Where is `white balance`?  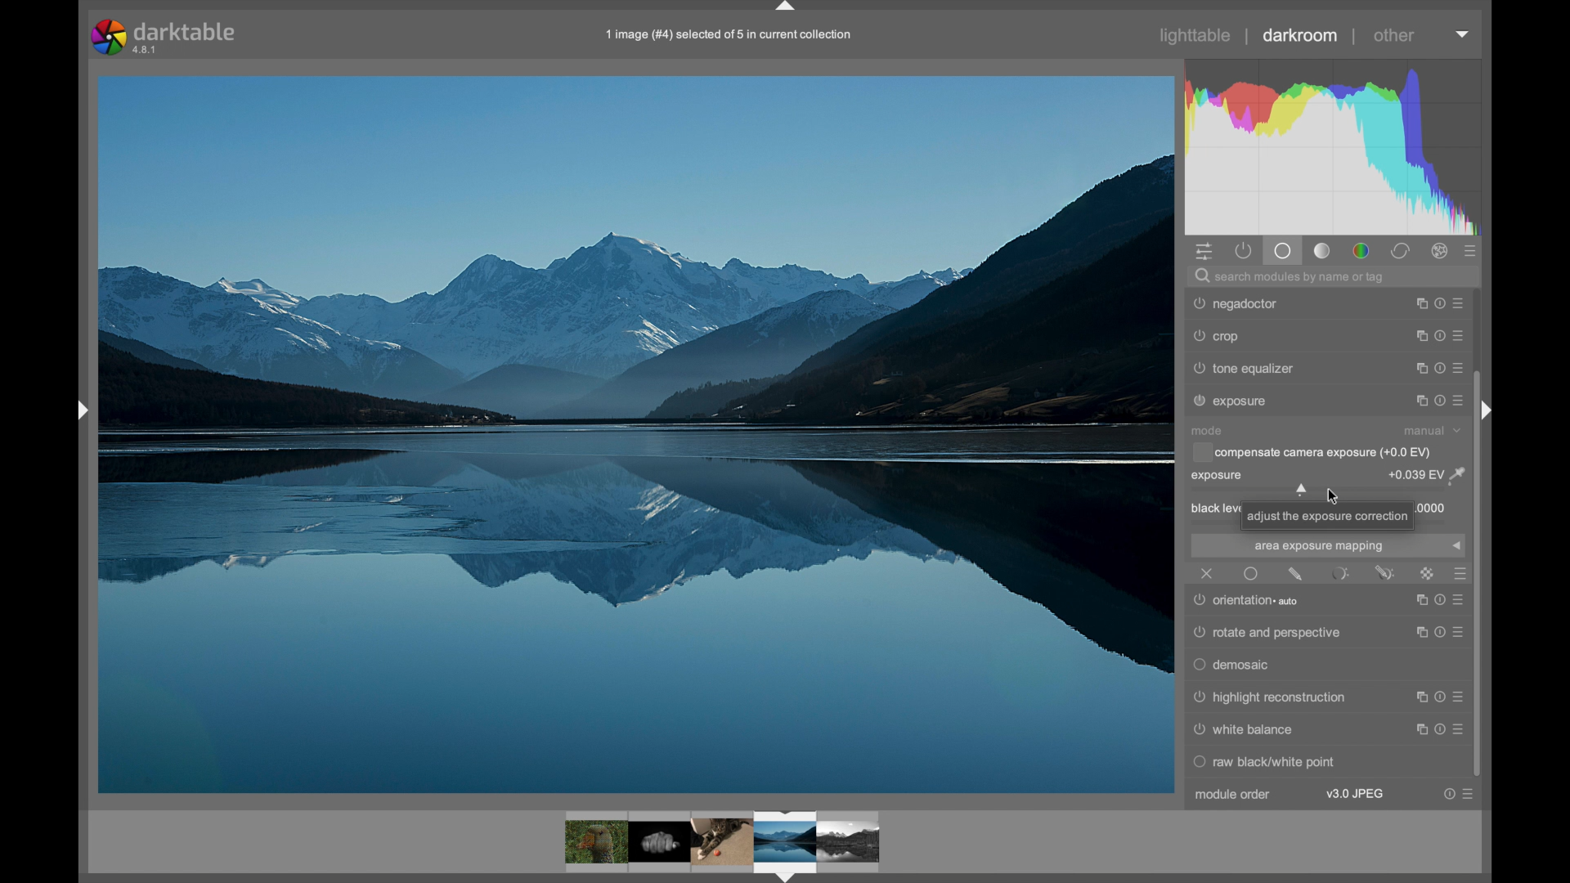
white balance is located at coordinates (1245, 730).